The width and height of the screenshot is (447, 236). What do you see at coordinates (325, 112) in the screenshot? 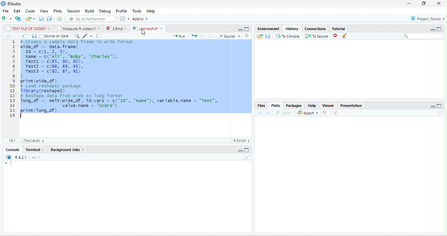
I see `close file` at bounding box center [325, 112].